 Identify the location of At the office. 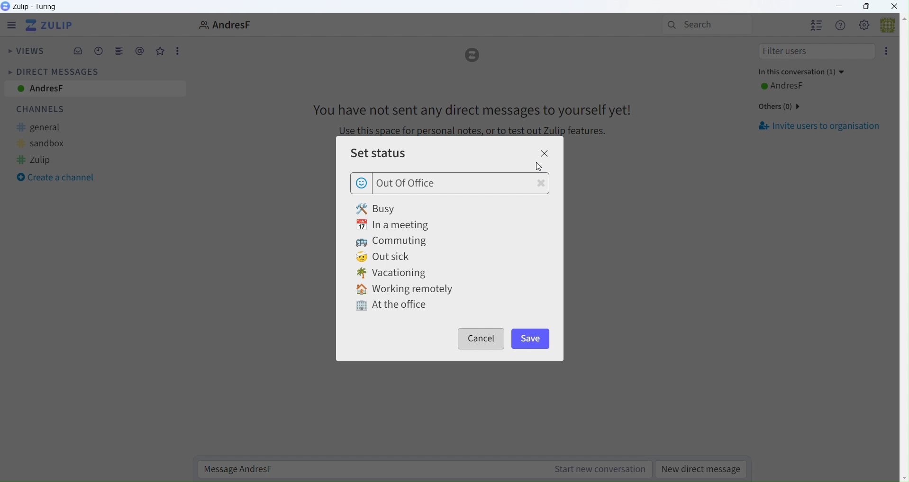
(389, 303).